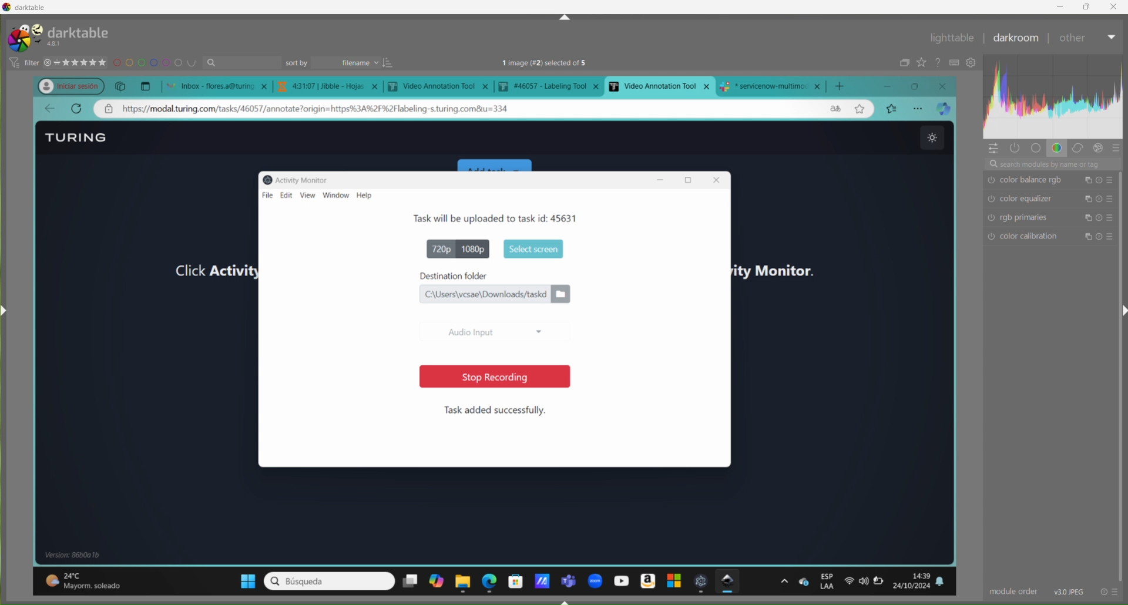  What do you see at coordinates (145, 85) in the screenshot?
I see `New tab` at bounding box center [145, 85].